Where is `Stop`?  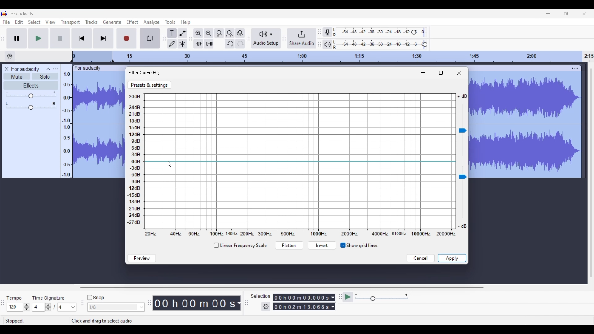
Stop is located at coordinates (60, 38).